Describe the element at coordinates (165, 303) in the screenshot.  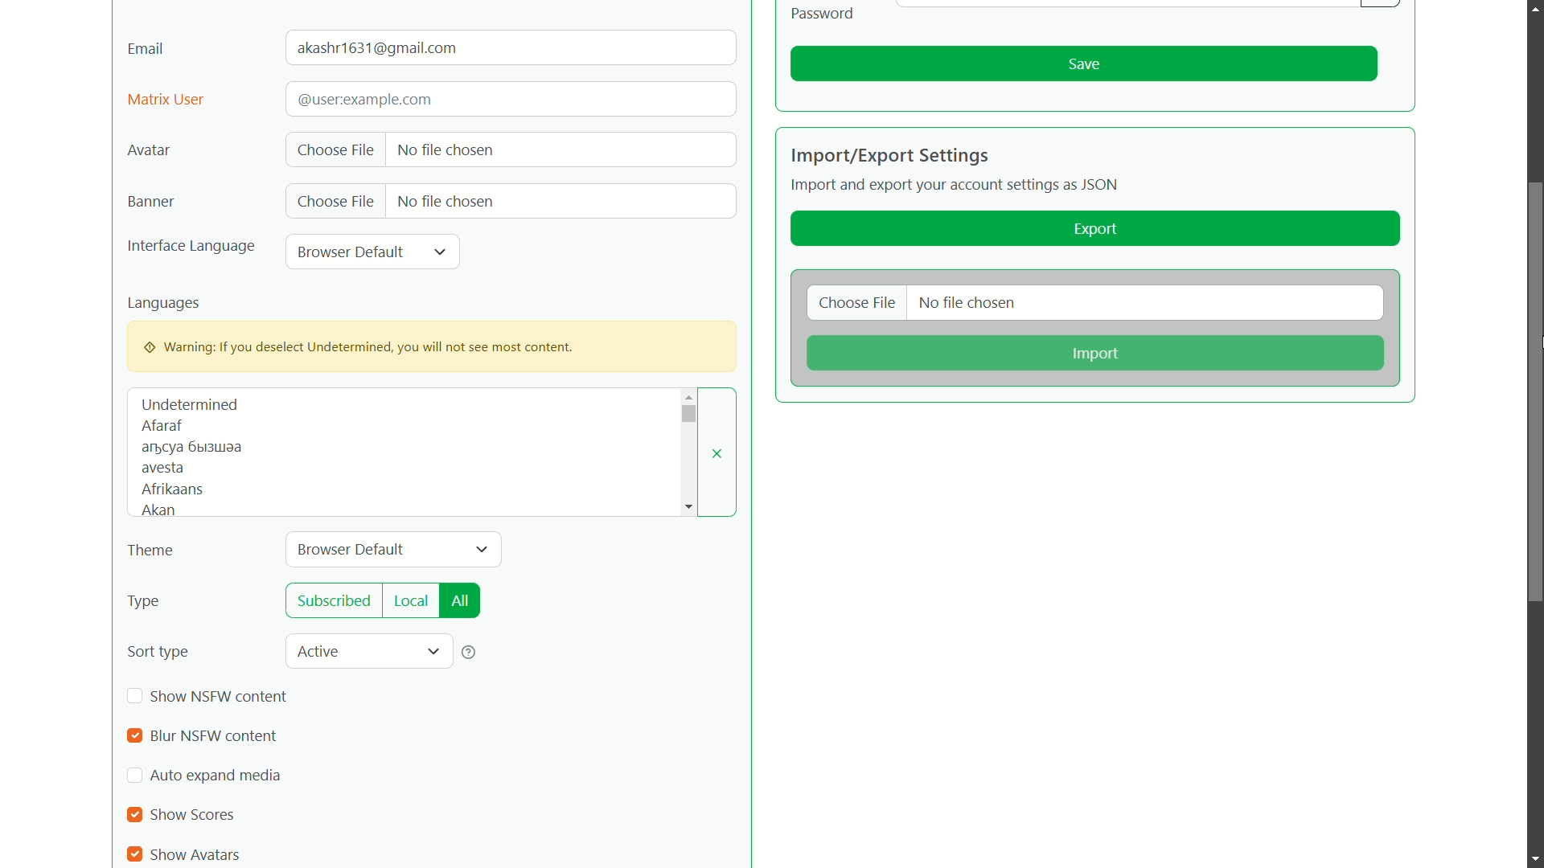
I see `languages` at that location.